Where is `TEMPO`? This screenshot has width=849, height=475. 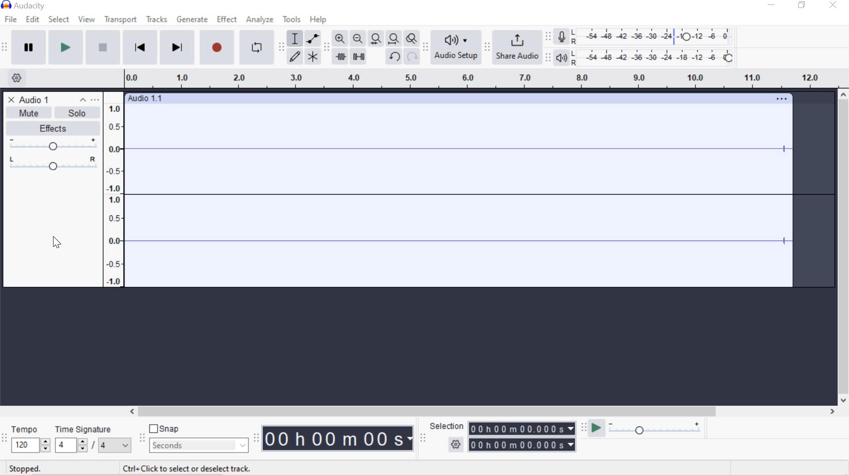
TEMPO is located at coordinates (29, 439).